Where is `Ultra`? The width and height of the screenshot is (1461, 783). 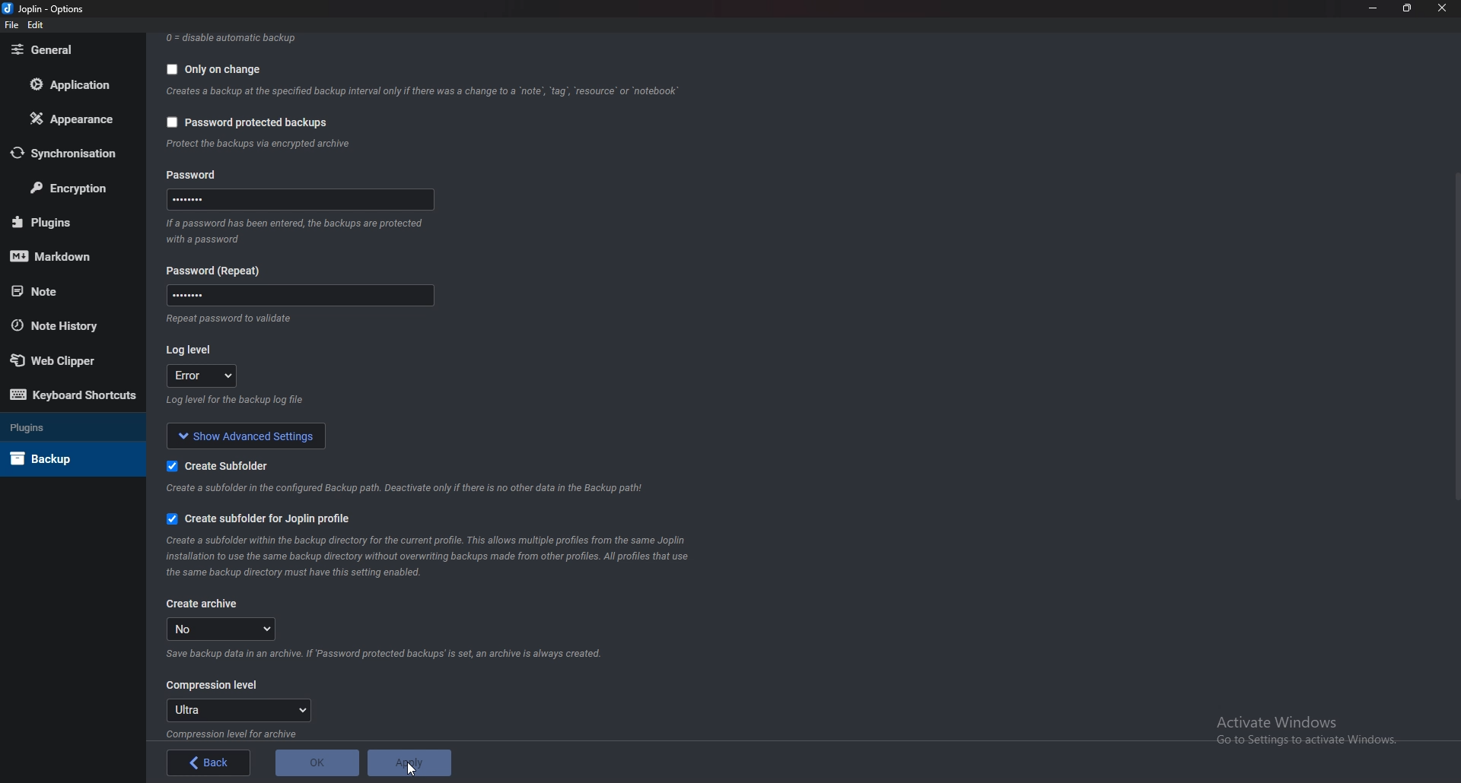
Ultra is located at coordinates (240, 709).